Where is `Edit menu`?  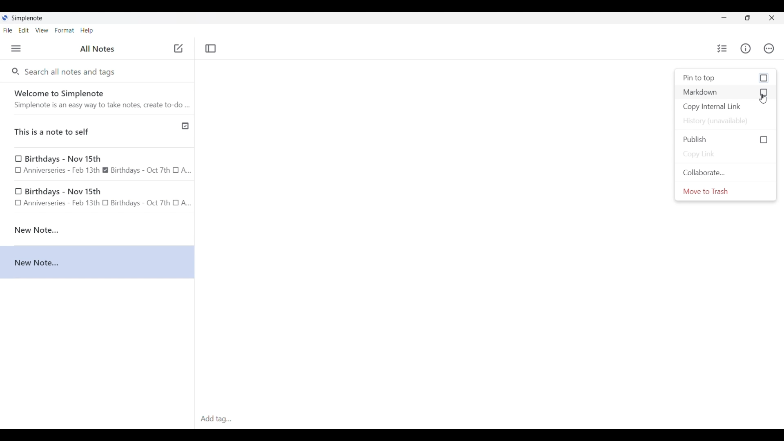 Edit menu is located at coordinates (24, 30).